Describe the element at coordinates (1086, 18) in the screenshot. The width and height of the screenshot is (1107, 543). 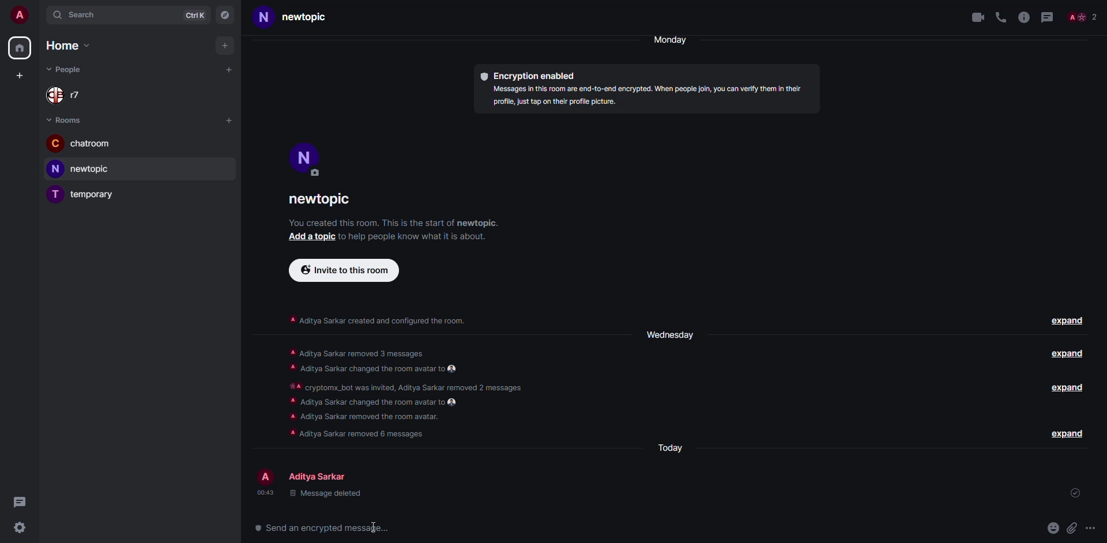
I see `people` at that location.